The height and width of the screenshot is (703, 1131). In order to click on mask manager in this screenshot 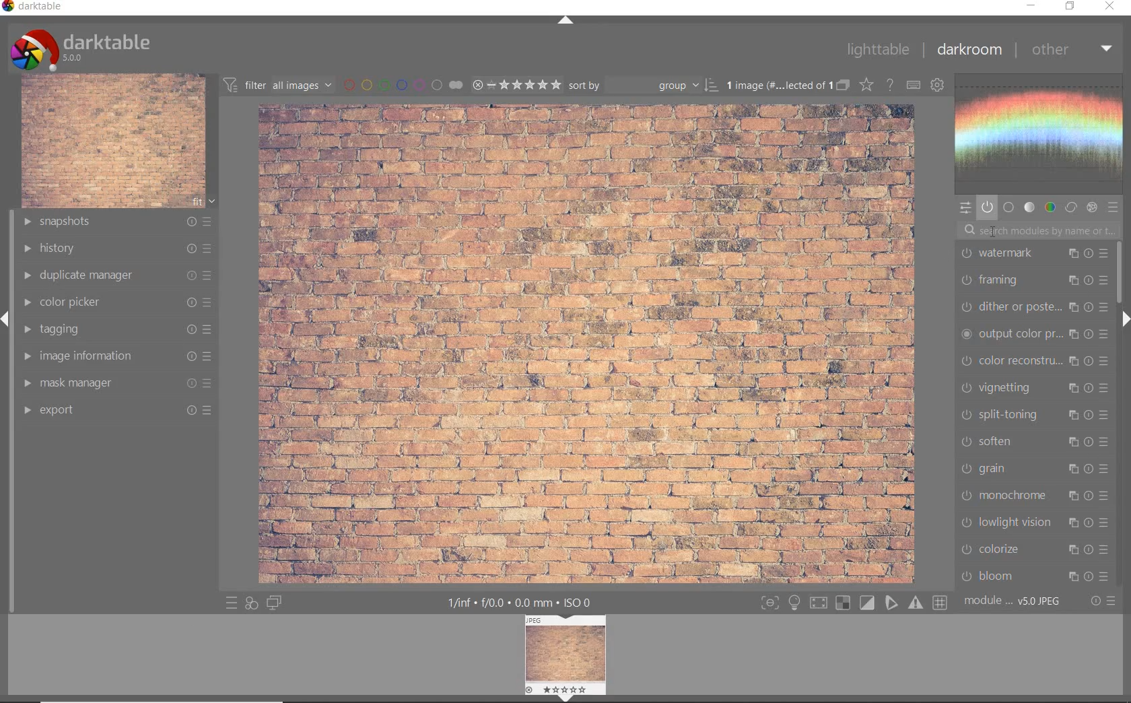, I will do `click(116, 382)`.